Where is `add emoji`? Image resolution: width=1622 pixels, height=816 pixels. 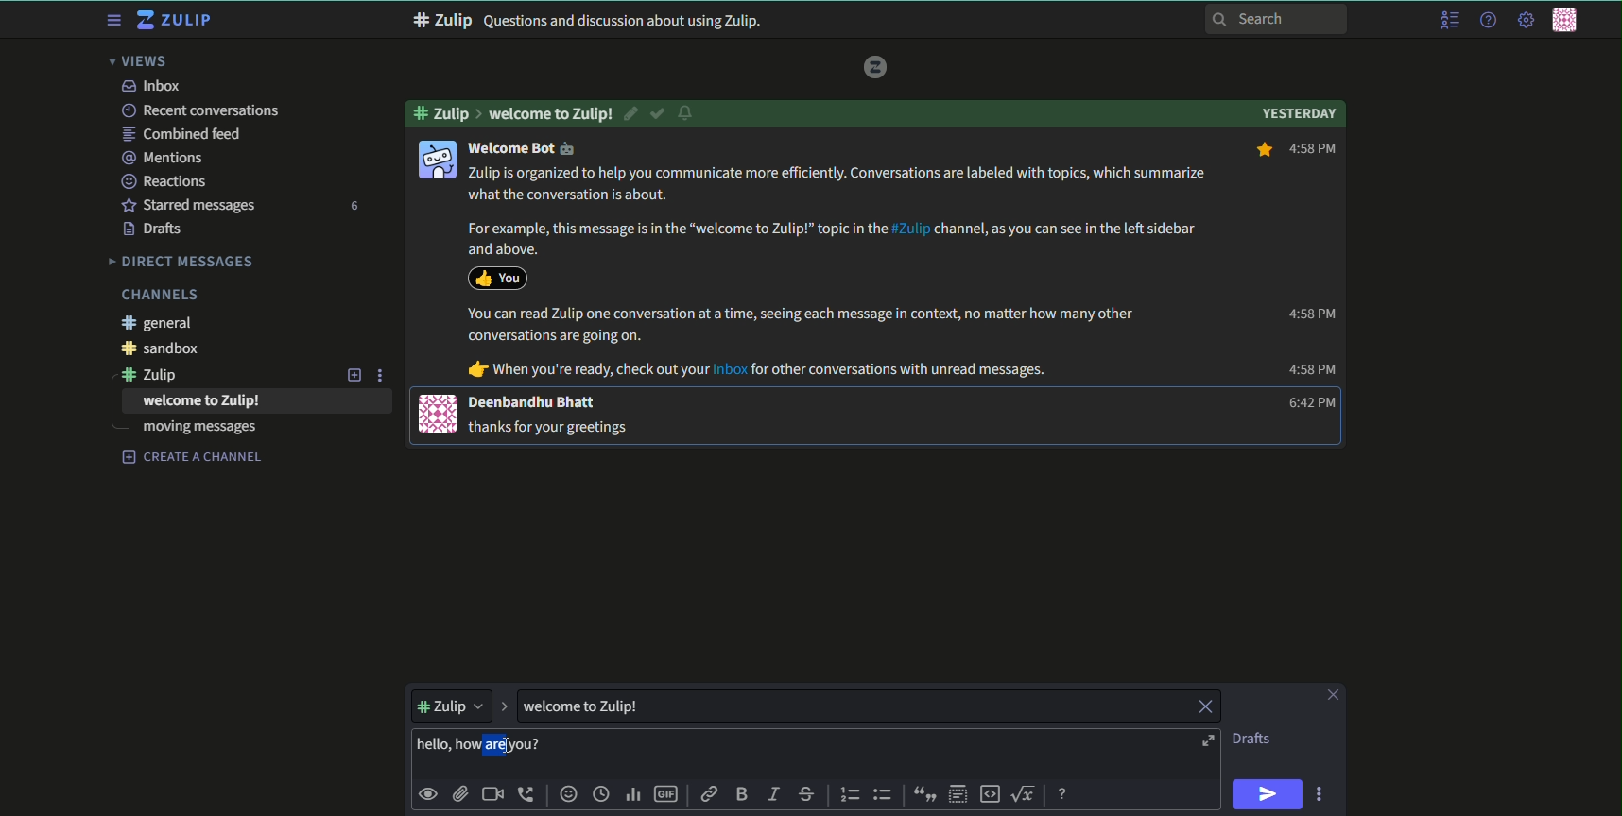 add emoji is located at coordinates (567, 794).